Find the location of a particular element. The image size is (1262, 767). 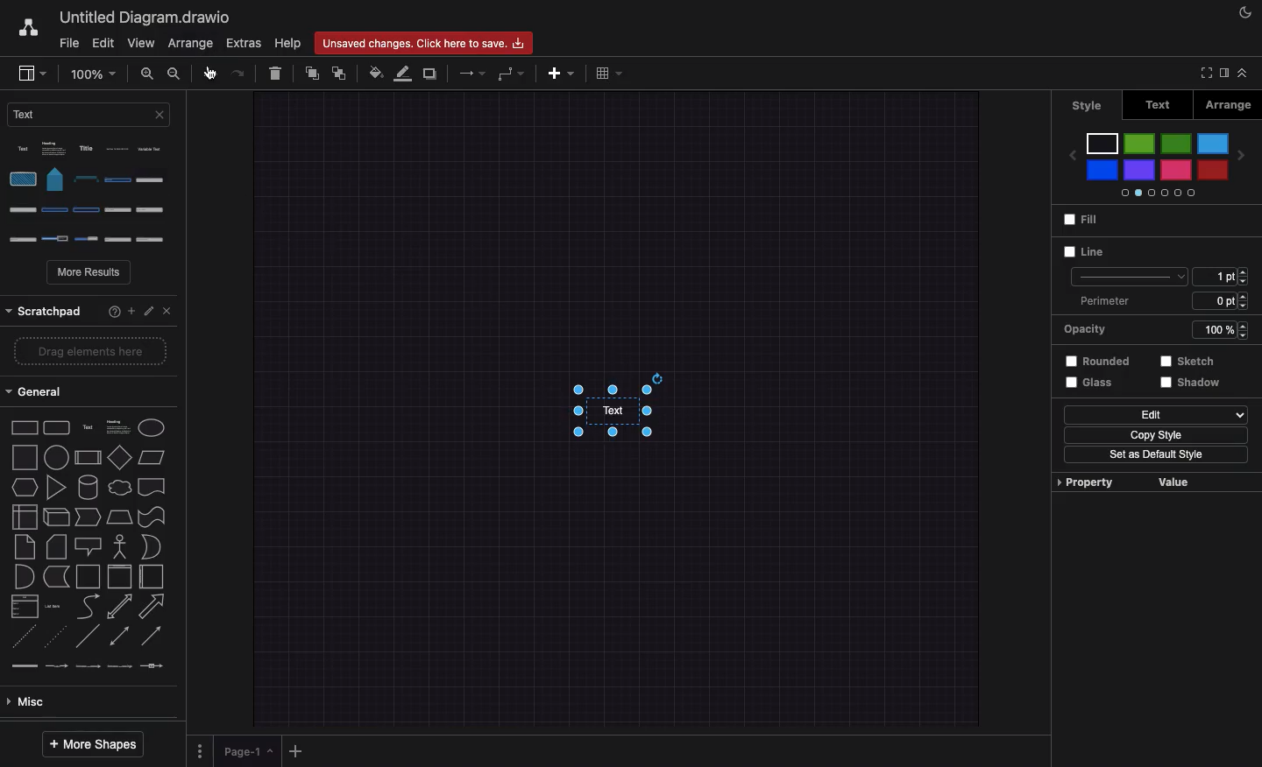

Size is located at coordinates (1220, 276).